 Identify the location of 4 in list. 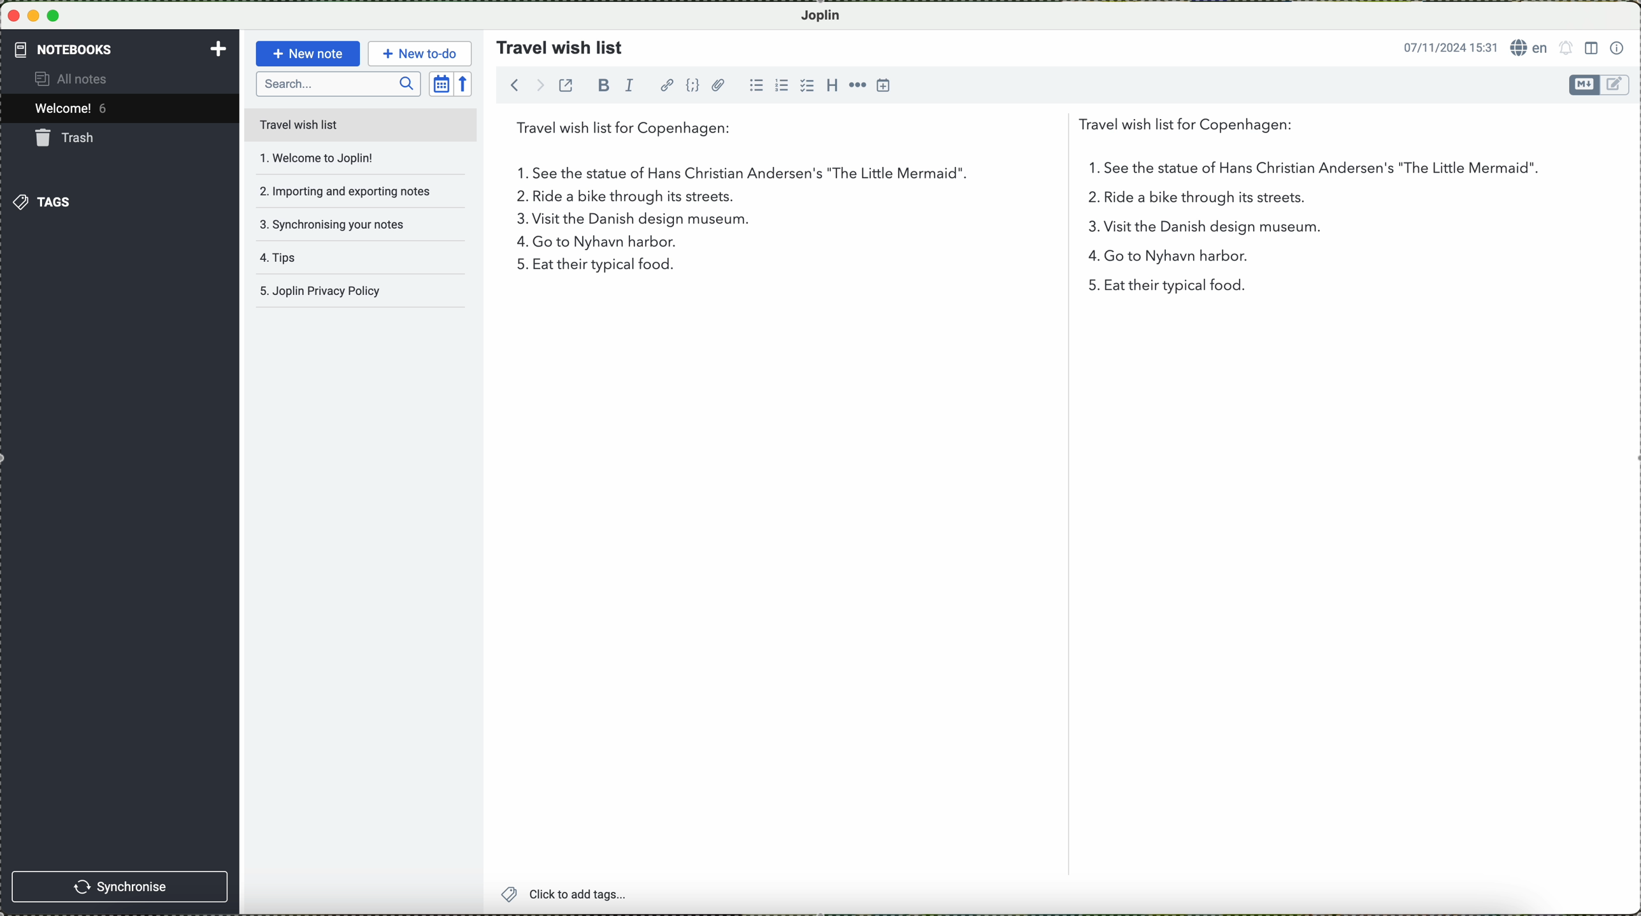
(520, 243).